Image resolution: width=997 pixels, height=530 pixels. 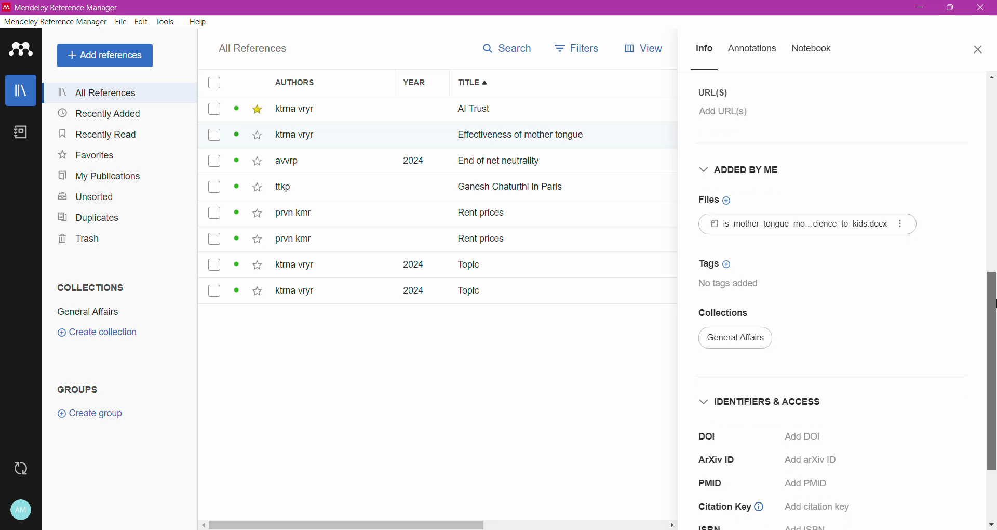 What do you see at coordinates (979, 50) in the screenshot?
I see `Close Tab` at bounding box center [979, 50].